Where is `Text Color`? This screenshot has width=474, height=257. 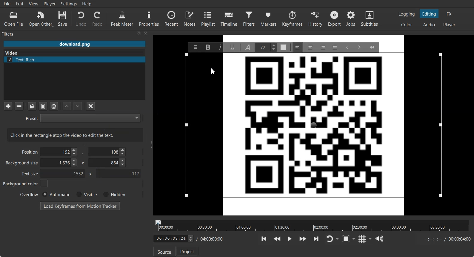
Text Color is located at coordinates (283, 47).